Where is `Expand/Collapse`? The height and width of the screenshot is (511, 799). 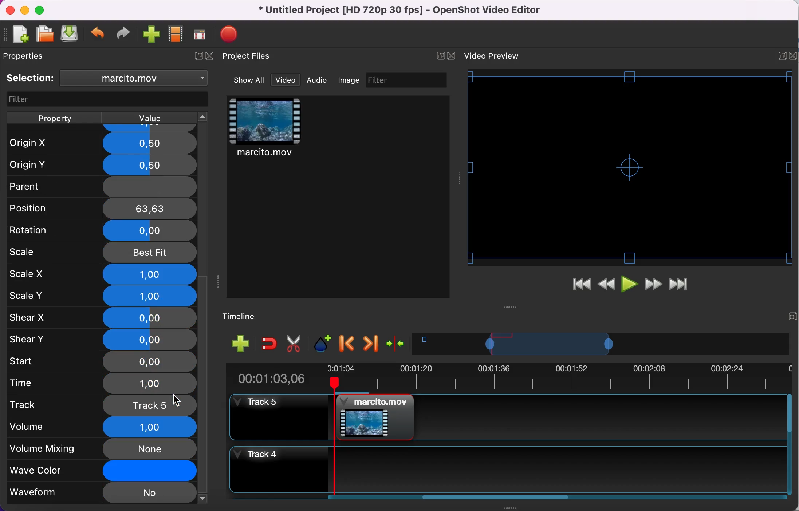
Expand/Collapse is located at coordinates (440, 56).